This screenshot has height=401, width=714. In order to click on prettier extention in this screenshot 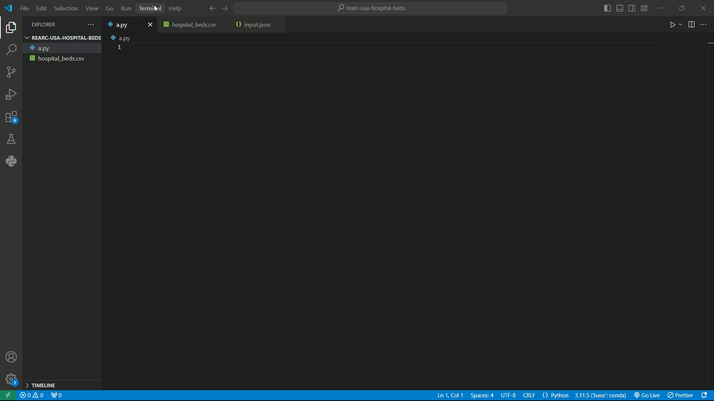, I will do `click(681, 396)`.